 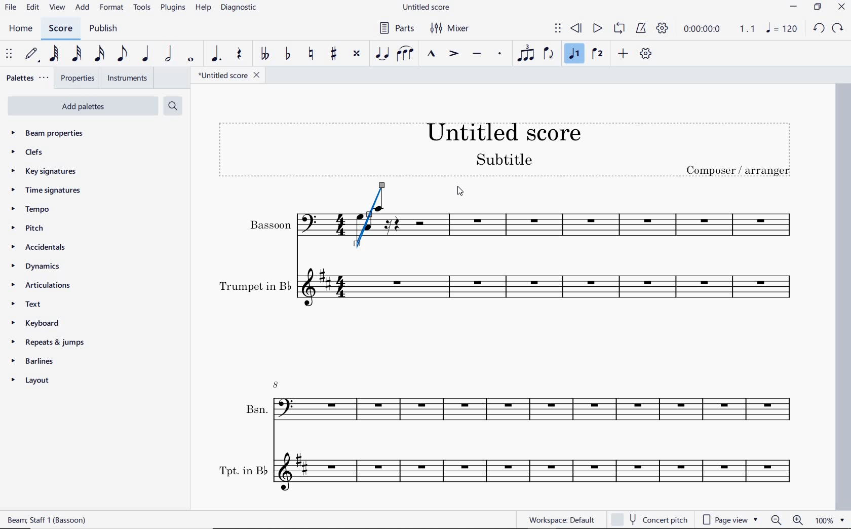 What do you see at coordinates (516, 474) in the screenshot?
I see `Tpt. in B` at bounding box center [516, 474].